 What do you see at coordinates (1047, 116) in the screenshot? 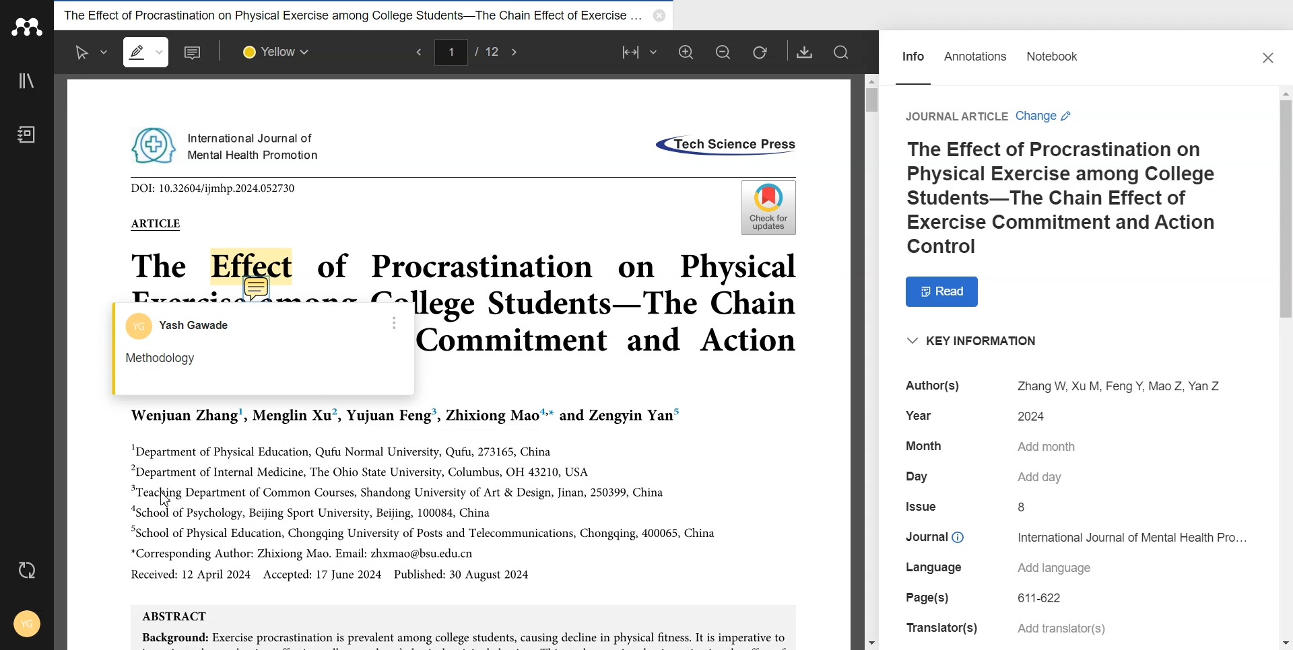
I see `Change` at bounding box center [1047, 116].